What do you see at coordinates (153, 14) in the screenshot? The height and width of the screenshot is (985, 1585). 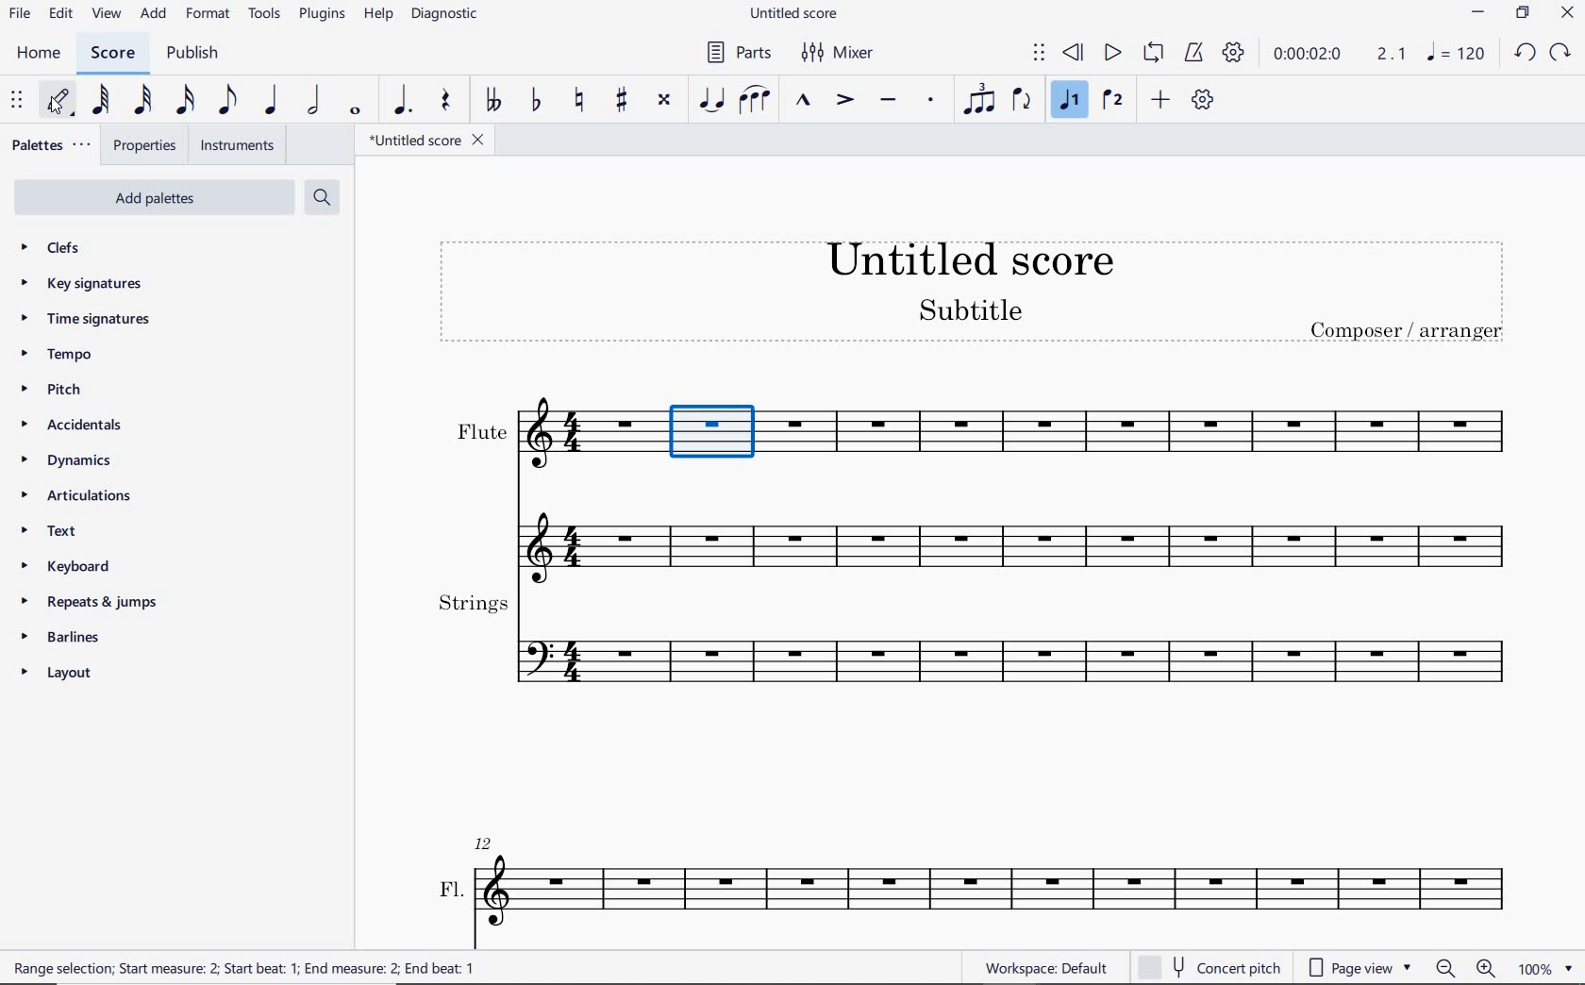 I see `ADD` at bounding box center [153, 14].